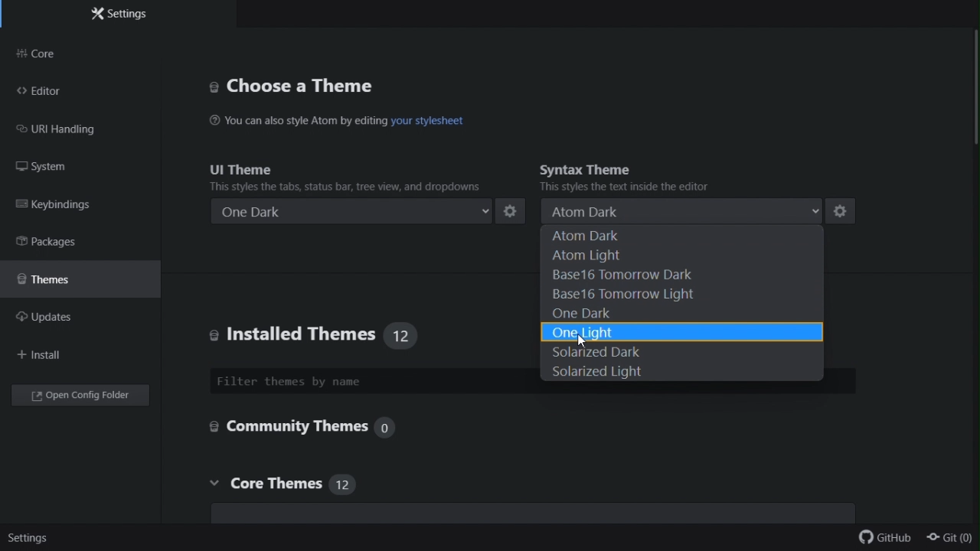 This screenshot has width=980, height=551. What do you see at coordinates (681, 296) in the screenshot?
I see `Base 16 tomorrow light` at bounding box center [681, 296].